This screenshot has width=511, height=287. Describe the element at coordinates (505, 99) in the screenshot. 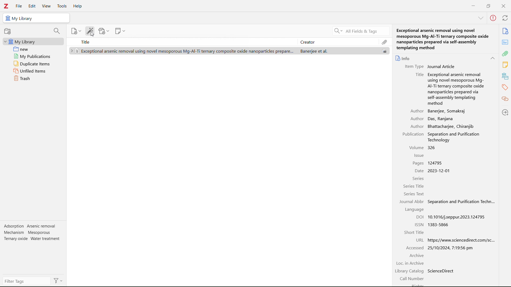

I see `related` at that location.